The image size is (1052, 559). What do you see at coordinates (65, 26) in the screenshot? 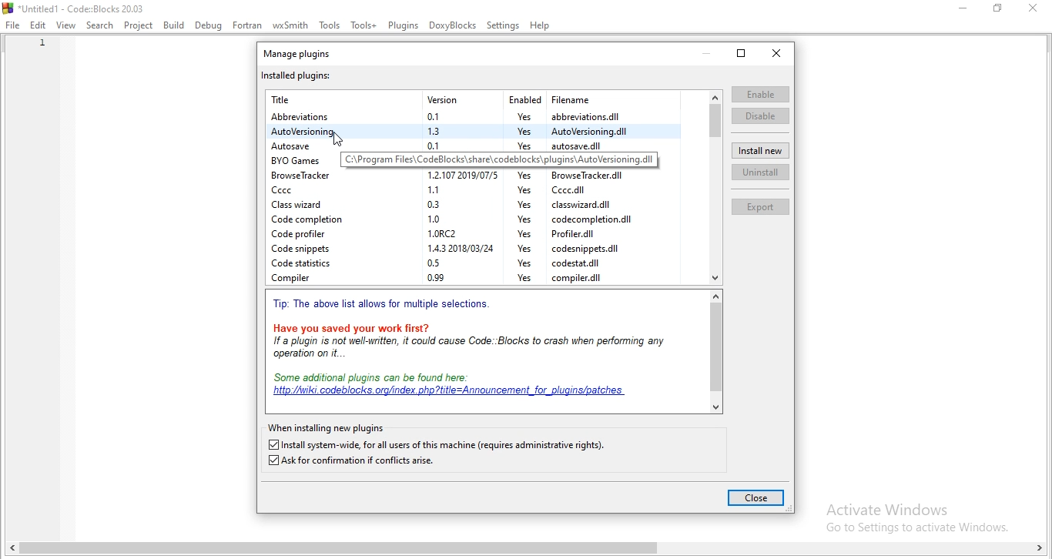
I see `View` at bounding box center [65, 26].